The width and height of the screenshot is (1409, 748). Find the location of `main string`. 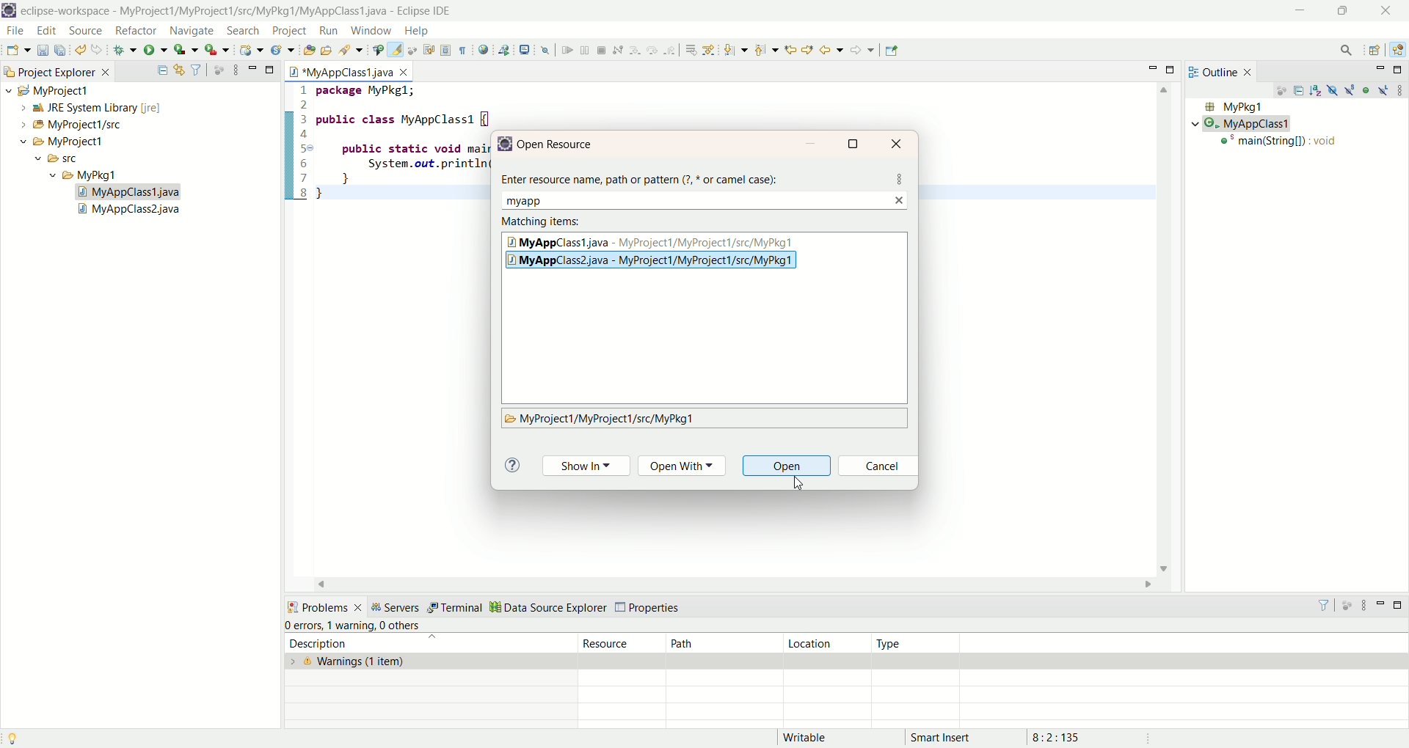

main string is located at coordinates (1282, 144).